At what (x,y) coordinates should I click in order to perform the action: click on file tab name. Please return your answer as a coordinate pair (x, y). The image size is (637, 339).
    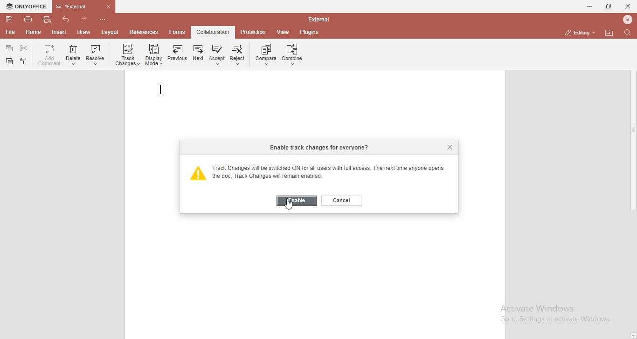
    Looking at the image, I should click on (85, 7).